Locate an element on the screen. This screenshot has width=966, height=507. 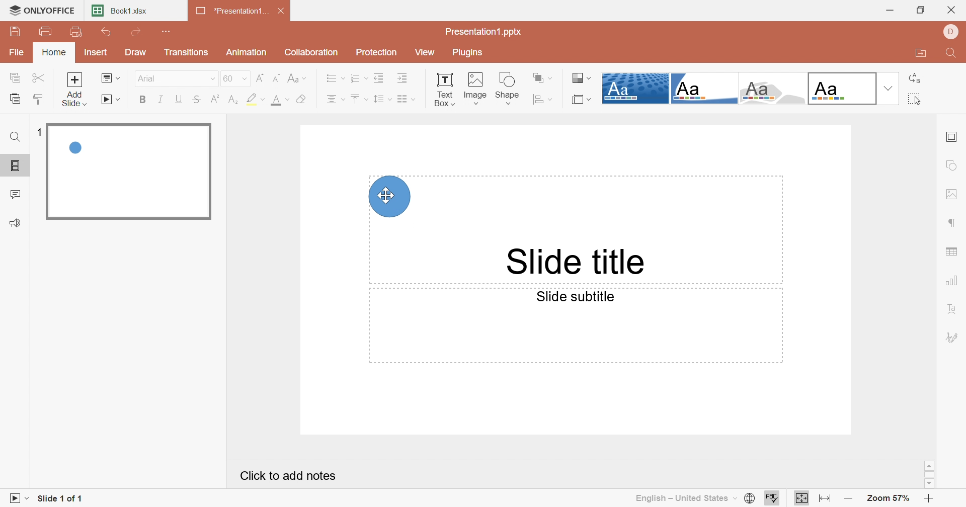
Decrease indent is located at coordinates (379, 78).